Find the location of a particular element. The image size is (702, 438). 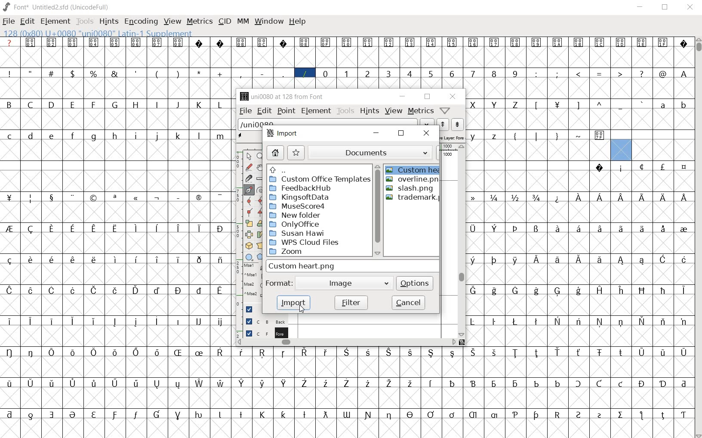

glyph is located at coordinates (9, 197).